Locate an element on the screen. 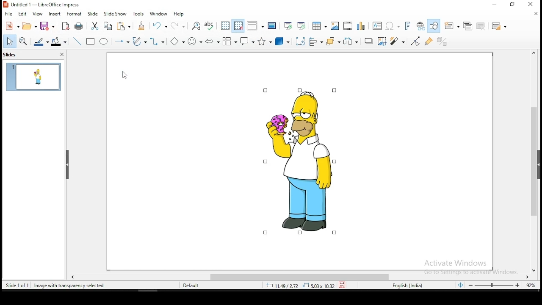  new slide is located at coordinates (453, 26).